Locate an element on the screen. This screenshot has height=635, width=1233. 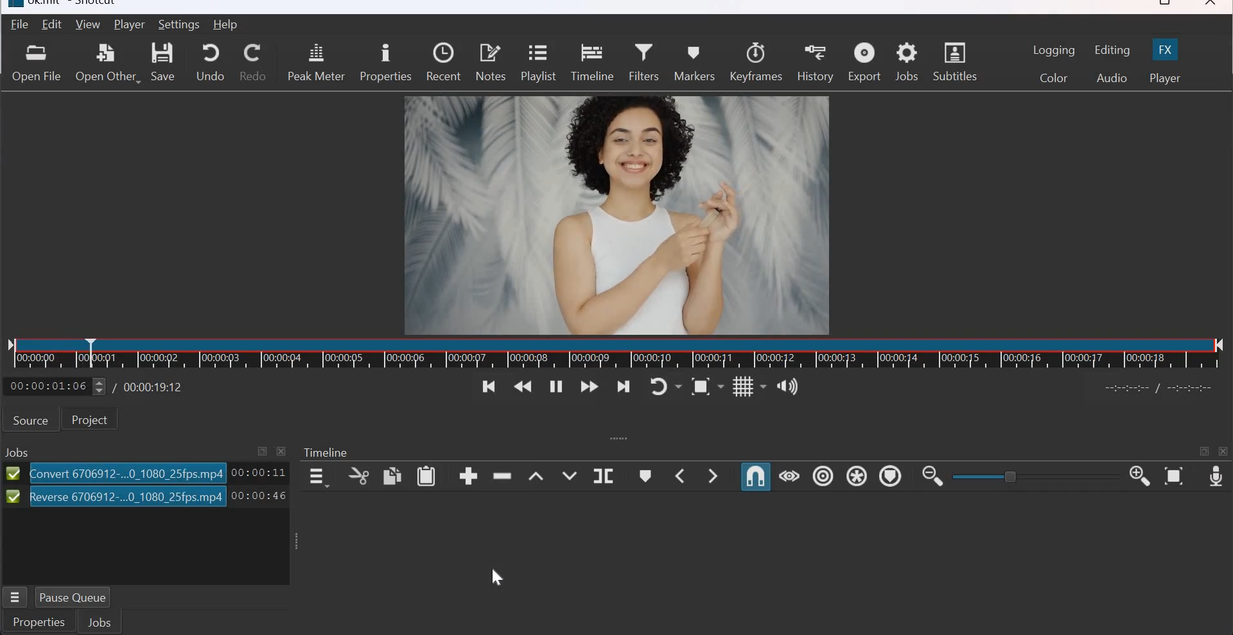
Audio is located at coordinates (1112, 78).